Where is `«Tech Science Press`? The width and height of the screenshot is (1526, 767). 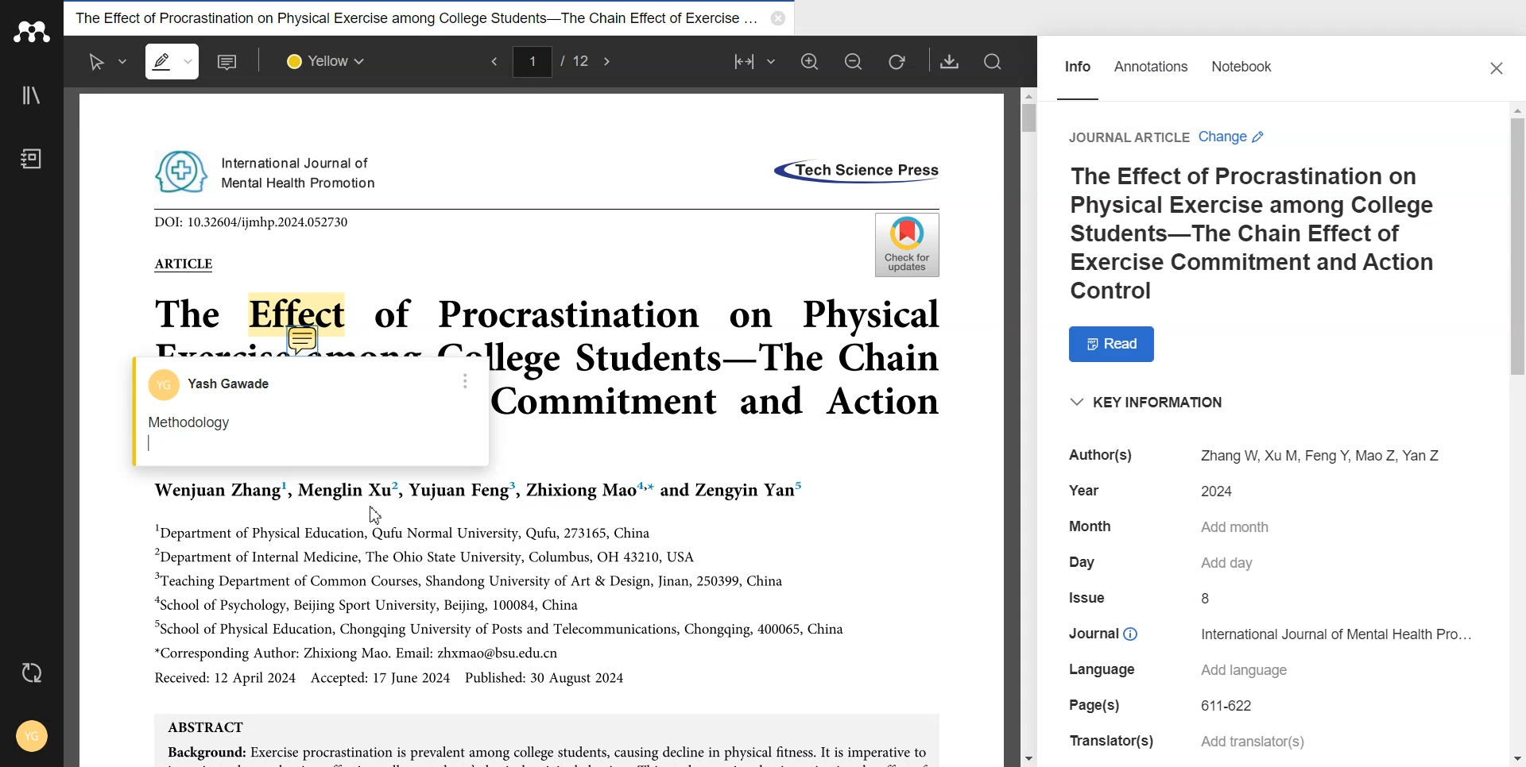 «Tech Science Press is located at coordinates (854, 172).